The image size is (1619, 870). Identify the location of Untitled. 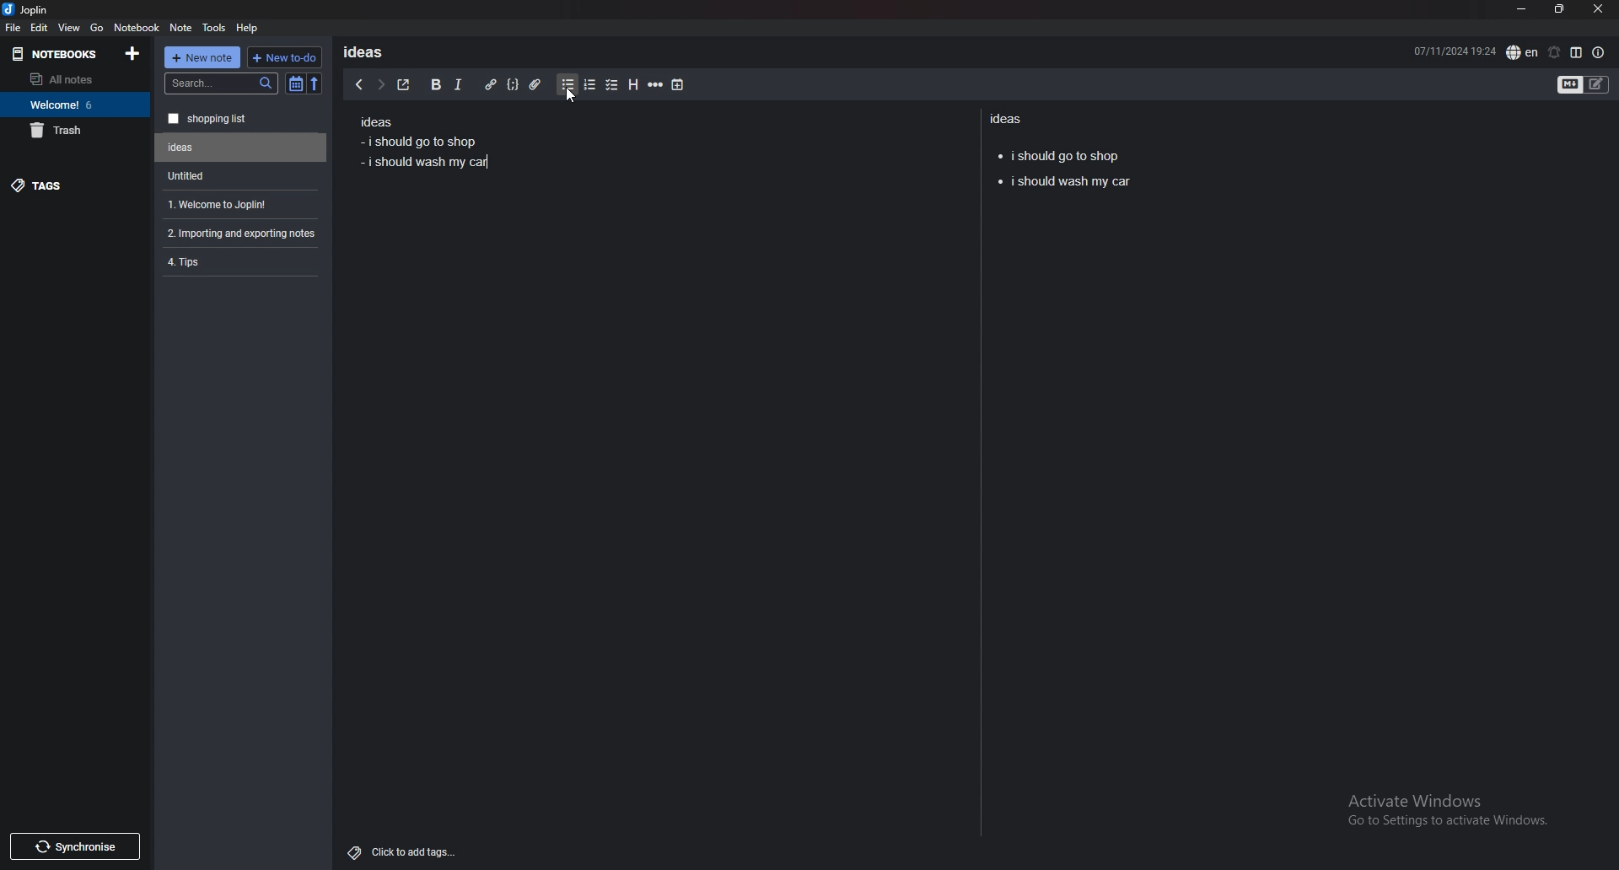
(241, 148).